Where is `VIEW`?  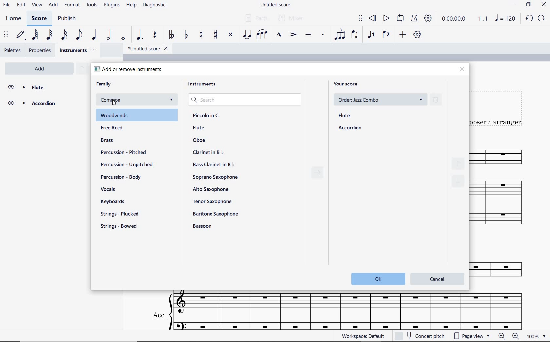
VIEW is located at coordinates (37, 5).